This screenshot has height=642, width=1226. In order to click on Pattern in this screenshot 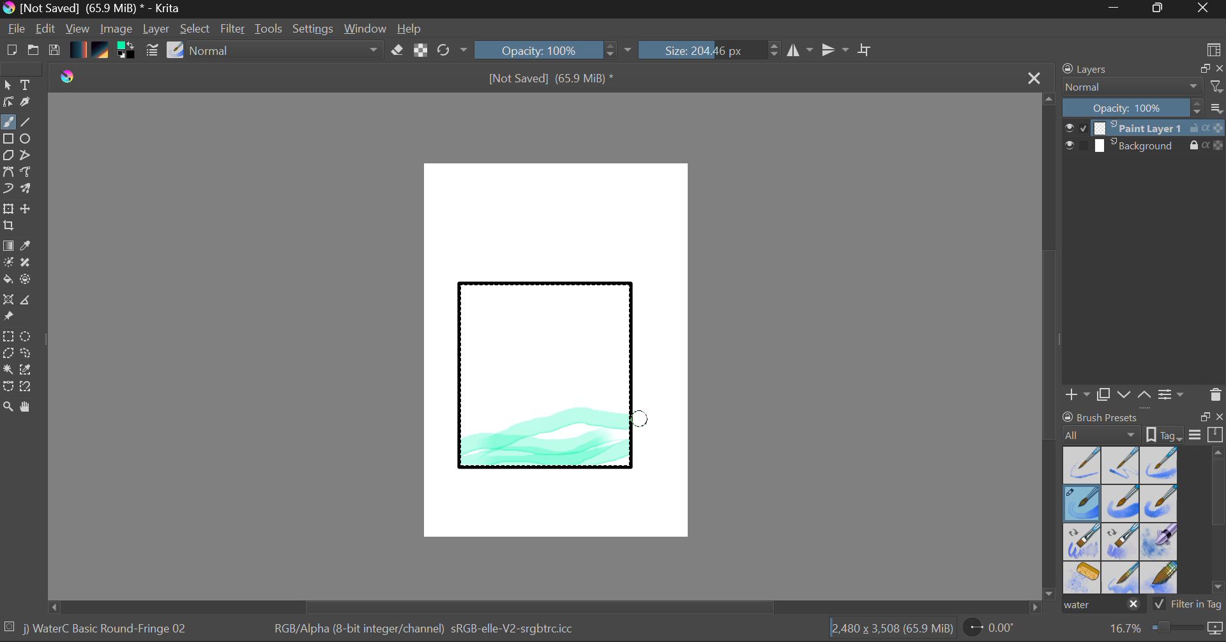, I will do `click(102, 51)`.